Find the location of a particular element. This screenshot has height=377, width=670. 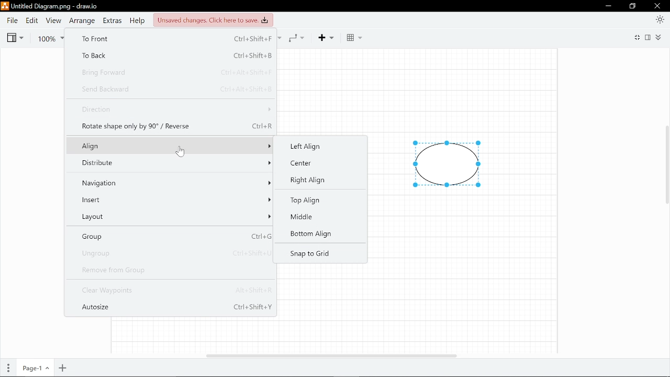

Appearance is located at coordinates (661, 19).